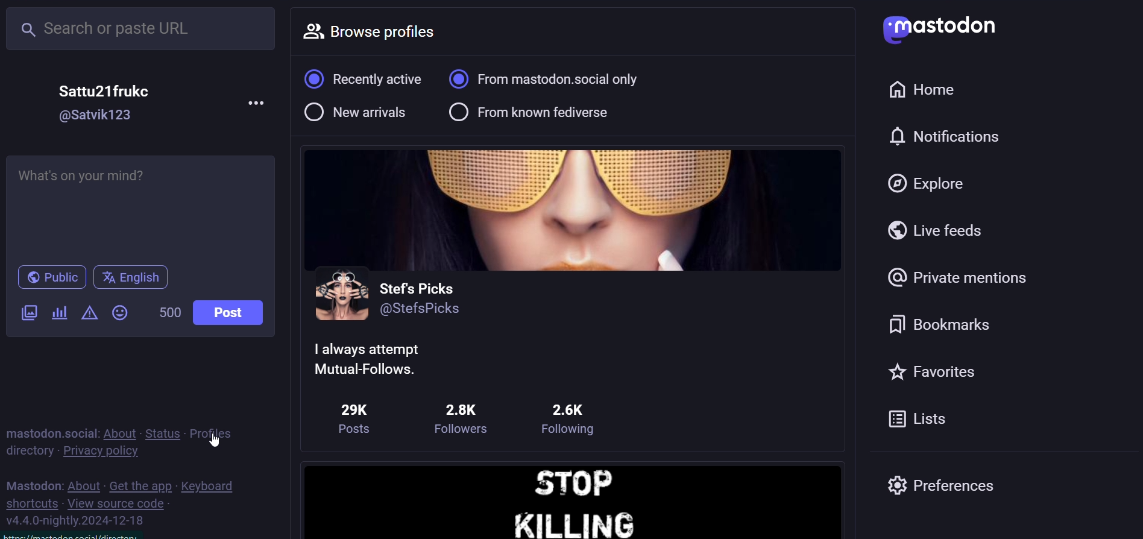  What do you see at coordinates (130, 276) in the screenshot?
I see `language` at bounding box center [130, 276].